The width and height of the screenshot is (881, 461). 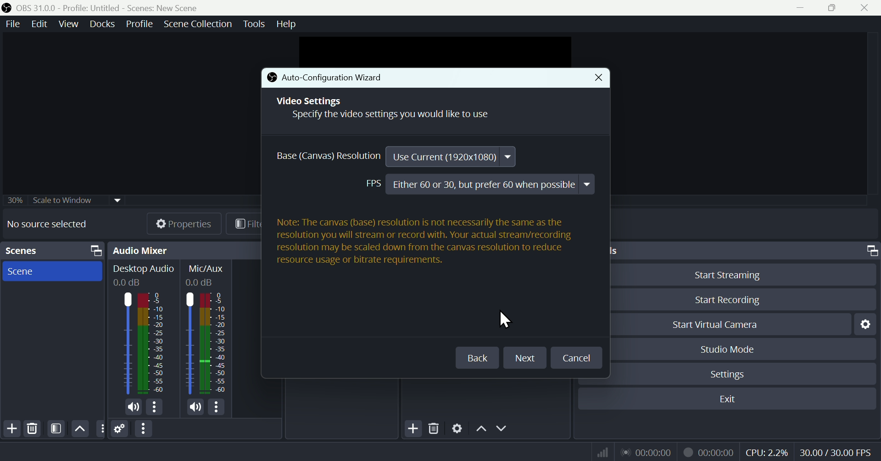 What do you see at coordinates (372, 184) in the screenshot?
I see `FPS` at bounding box center [372, 184].